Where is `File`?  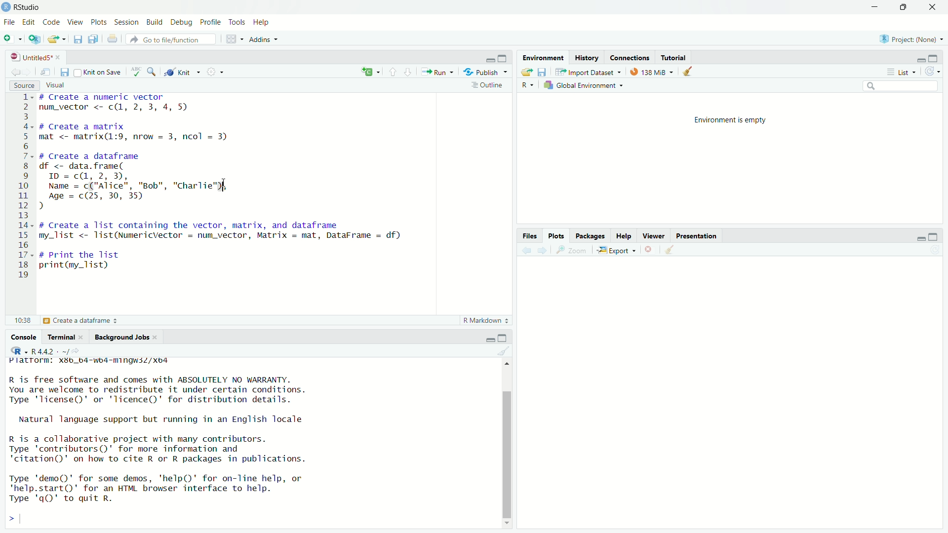 File is located at coordinates (9, 22).